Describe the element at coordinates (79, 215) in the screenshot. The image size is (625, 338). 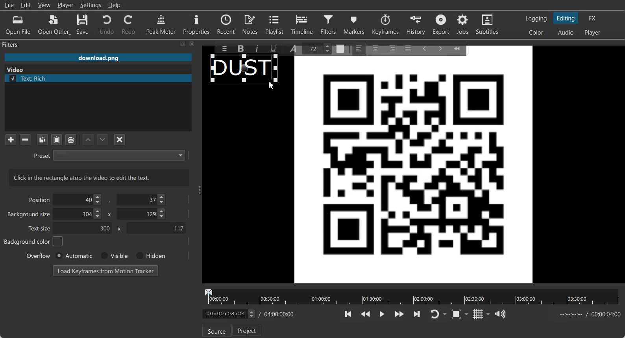
I see `Background size X- Coordinate` at that location.